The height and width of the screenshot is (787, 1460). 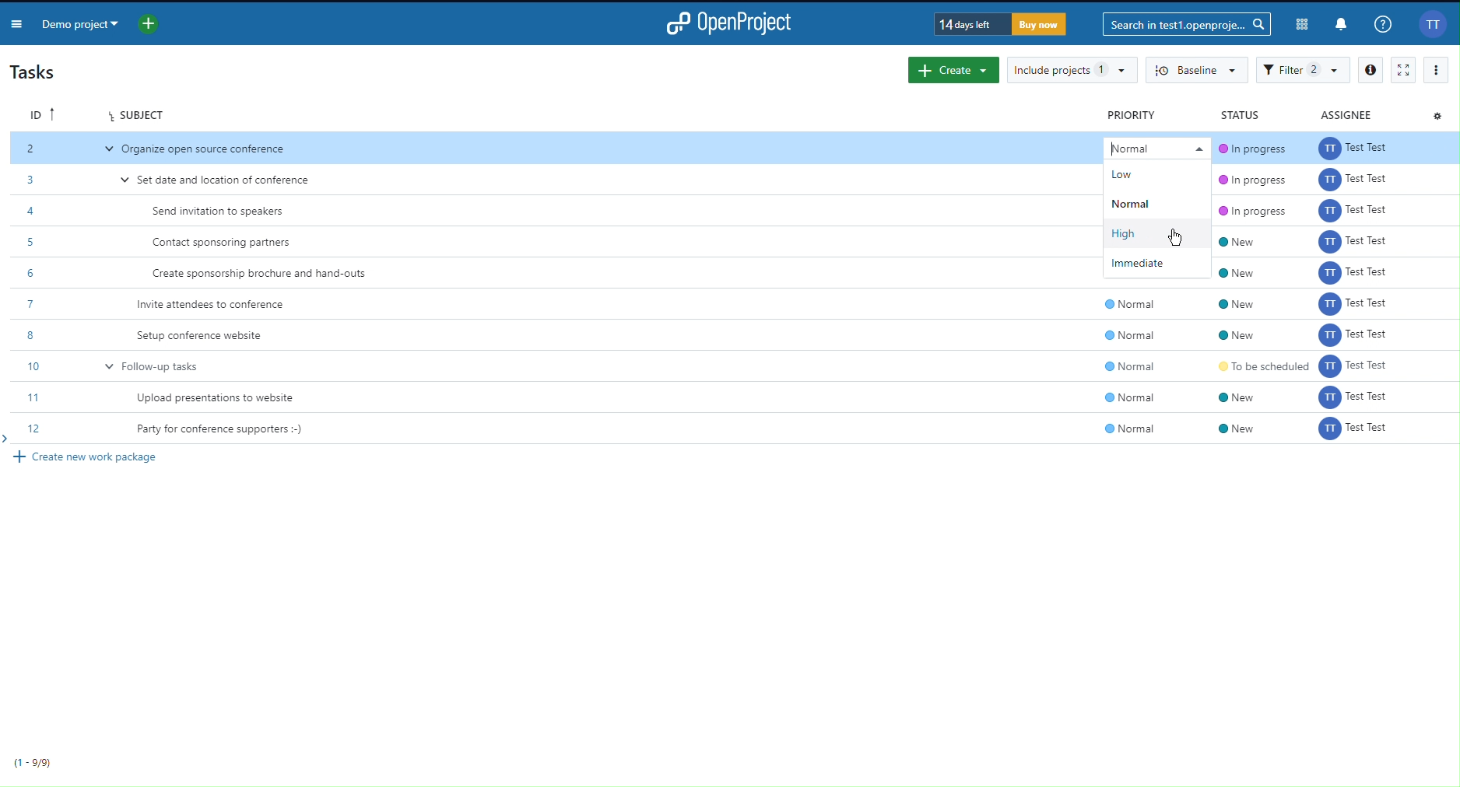 What do you see at coordinates (93, 458) in the screenshot?
I see `Create new work package` at bounding box center [93, 458].